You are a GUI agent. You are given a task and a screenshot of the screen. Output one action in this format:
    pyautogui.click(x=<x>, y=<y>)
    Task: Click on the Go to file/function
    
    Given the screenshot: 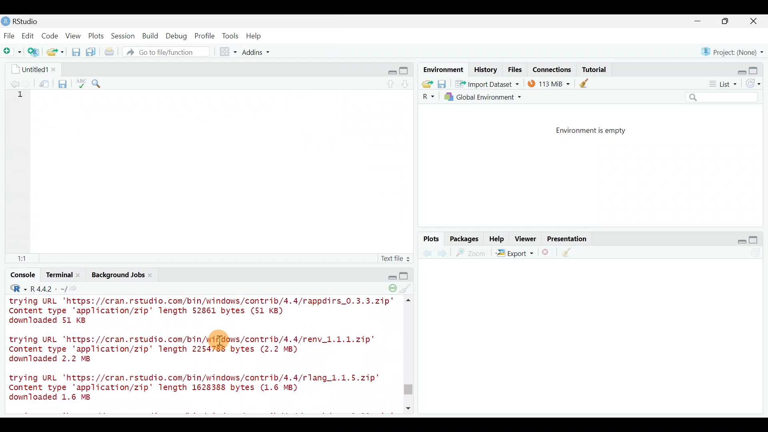 What is the action you would take?
    pyautogui.click(x=170, y=52)
    